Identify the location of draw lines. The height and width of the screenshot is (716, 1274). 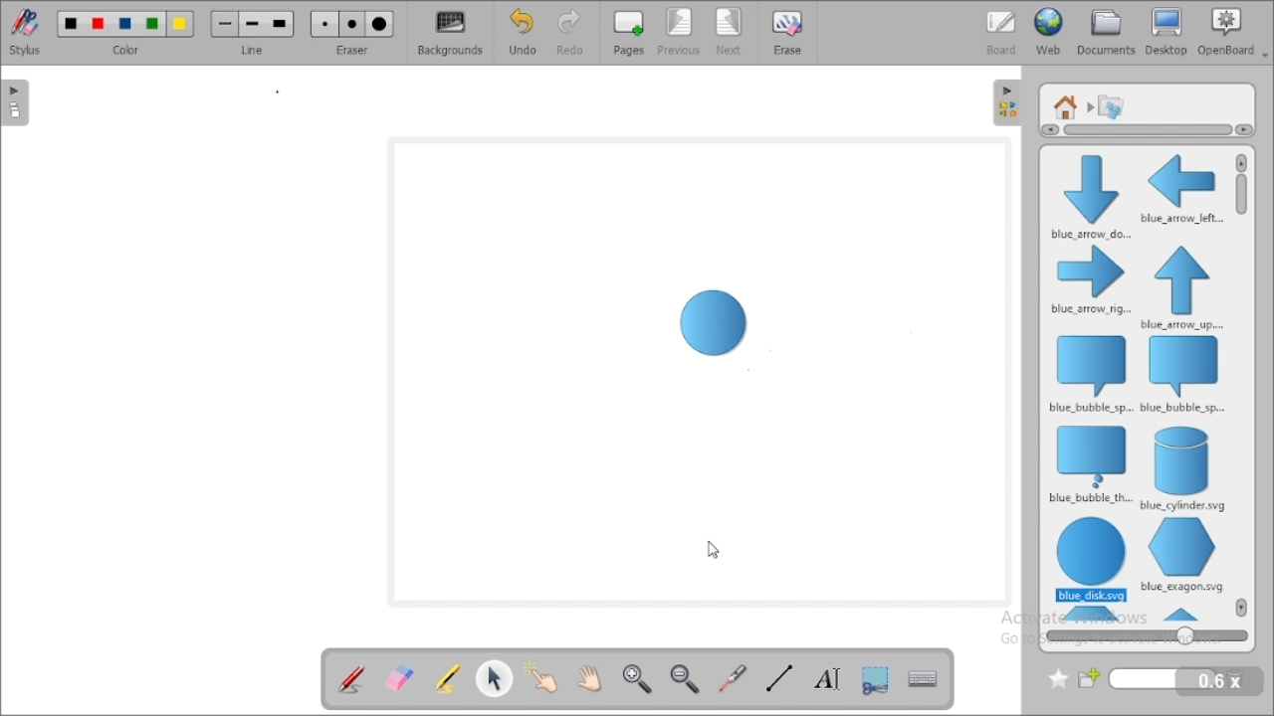
(778, 678).